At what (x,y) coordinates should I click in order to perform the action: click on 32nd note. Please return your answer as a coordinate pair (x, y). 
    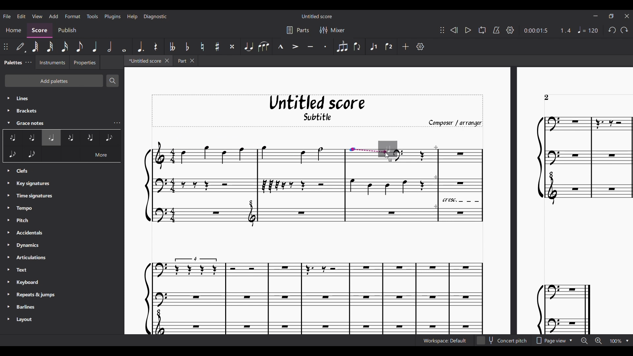
    Looking at the image, I should click on (49, 47).